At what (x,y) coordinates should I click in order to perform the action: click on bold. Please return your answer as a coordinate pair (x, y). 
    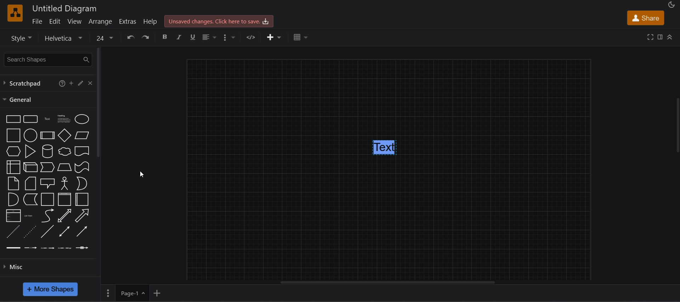
    Looking at the image, I should click on (165, 37).